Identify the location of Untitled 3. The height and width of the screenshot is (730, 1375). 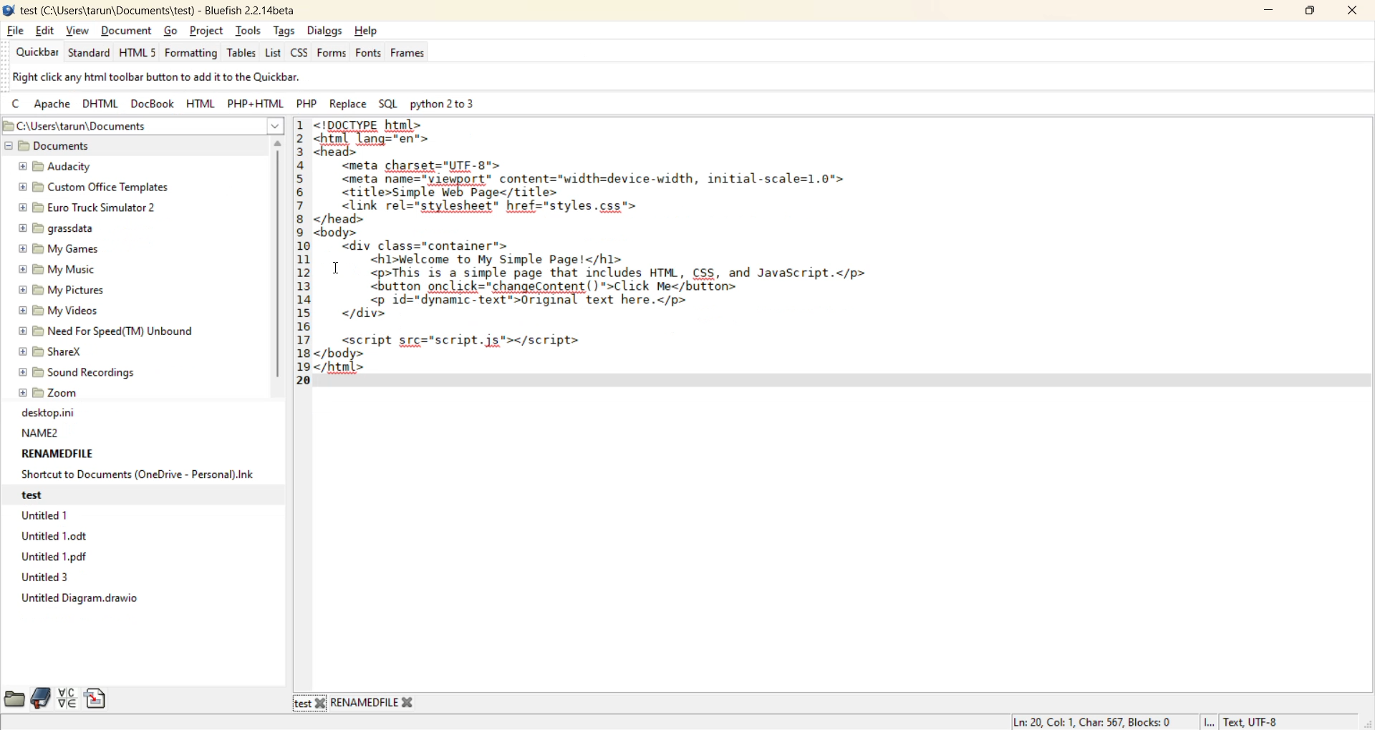
(44, 578).